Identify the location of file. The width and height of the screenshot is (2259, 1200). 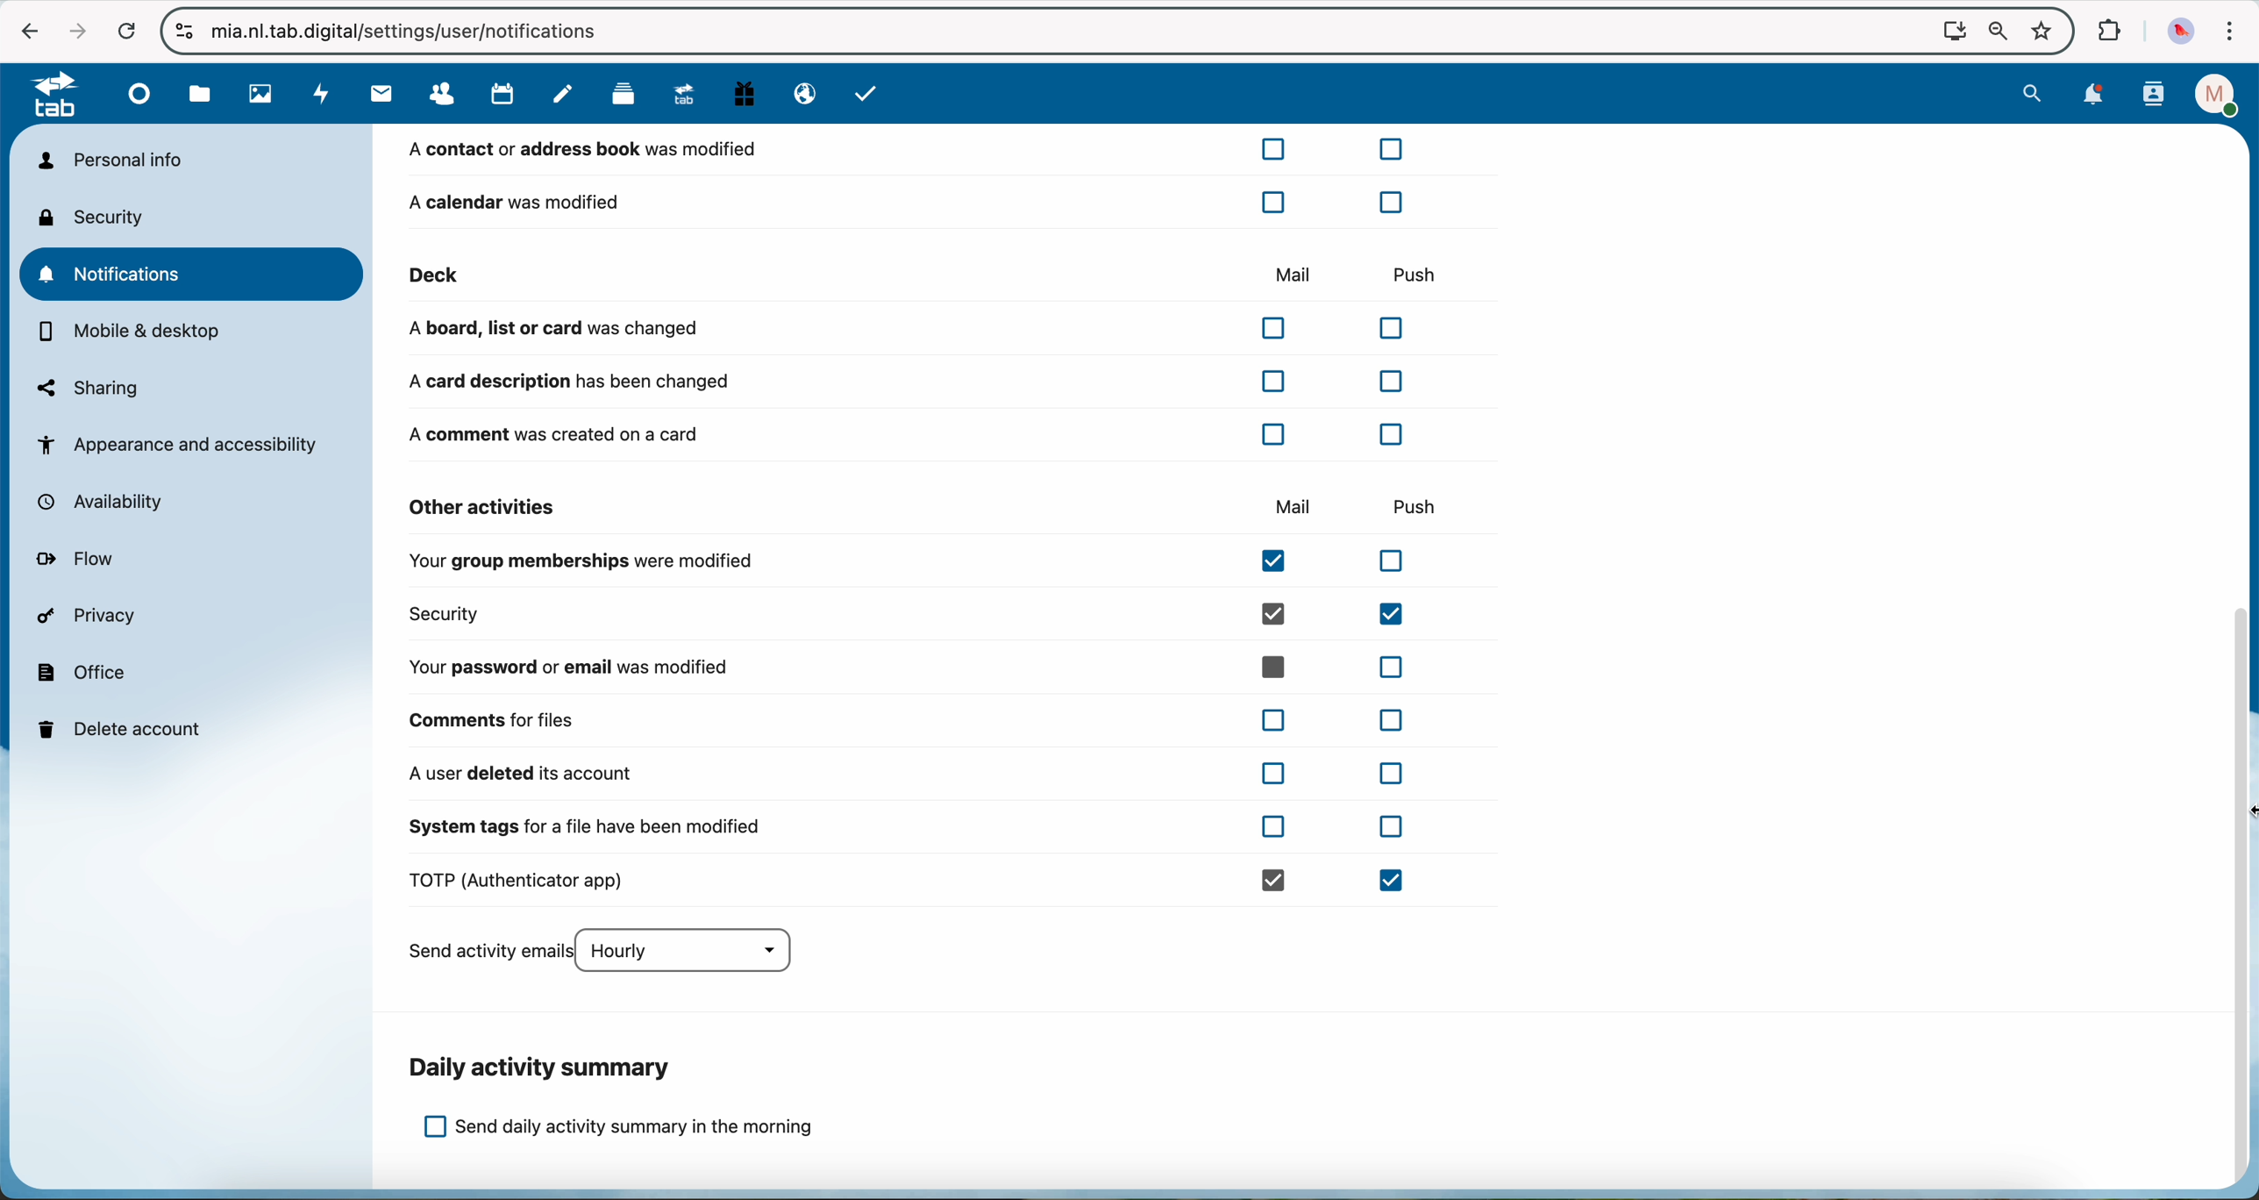
(200, 95).